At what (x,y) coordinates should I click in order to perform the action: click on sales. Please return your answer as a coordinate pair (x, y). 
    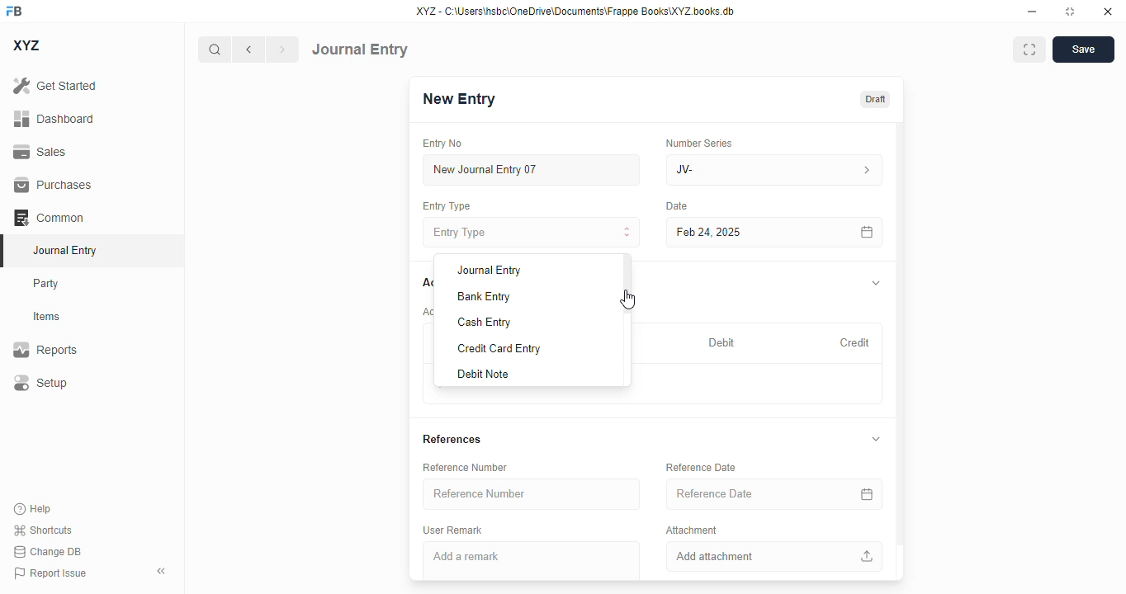
    Looking at the image, I should click on (40, 152).